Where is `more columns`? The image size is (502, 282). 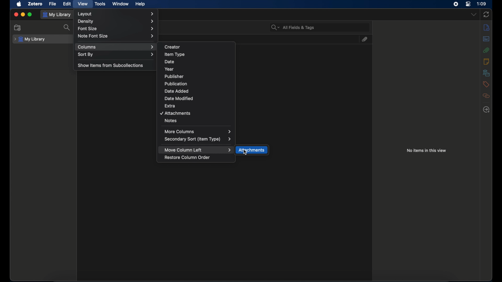 more columns is located at coordinates (198, 131).